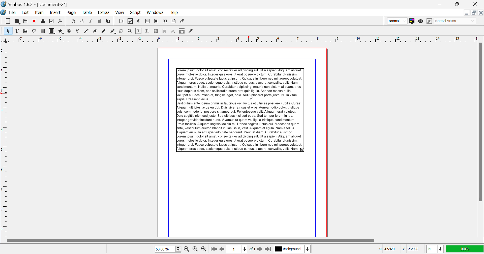 Image resolution: width=484 pixels, height=254 pixels. Describe the element at coordinates (34, 31) in the screenshot. I see `Render Frame` at that location.